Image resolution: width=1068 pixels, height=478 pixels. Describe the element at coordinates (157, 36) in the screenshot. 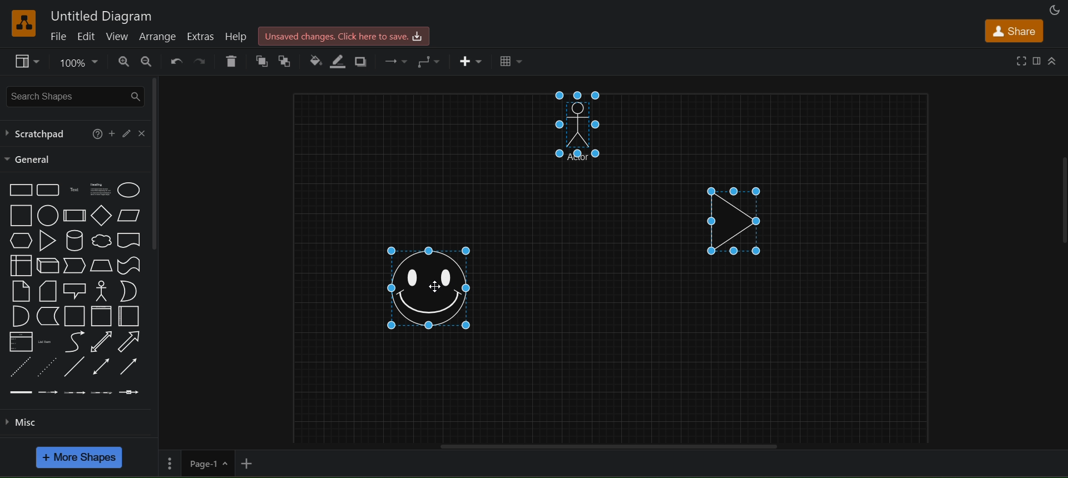

I see `arrange` at that location.